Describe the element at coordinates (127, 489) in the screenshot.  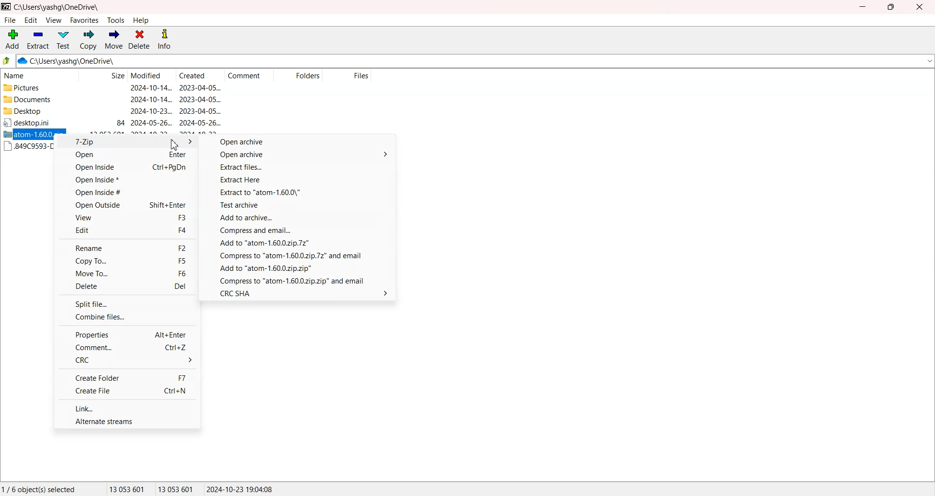
I see `13 053 601` at that location.